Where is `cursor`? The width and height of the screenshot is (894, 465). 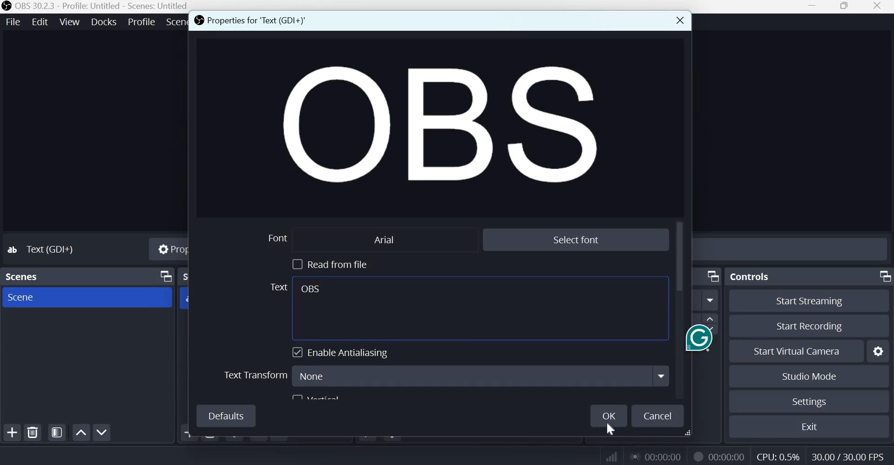
cursor is located at coordinates (612, 430).